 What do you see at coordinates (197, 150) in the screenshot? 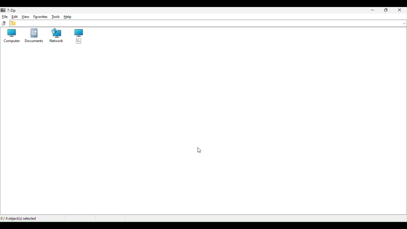
I see `Mouse ` at bounding box center [197, 150].